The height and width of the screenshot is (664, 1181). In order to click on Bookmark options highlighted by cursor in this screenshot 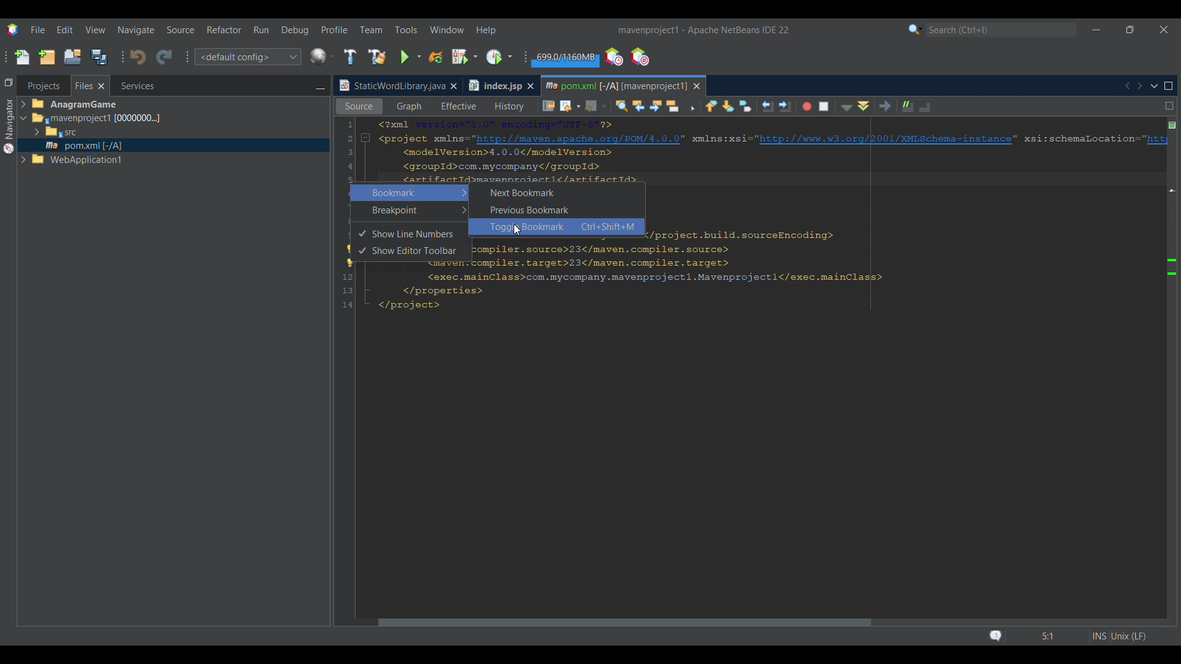, I will do `click(410, 193)`.